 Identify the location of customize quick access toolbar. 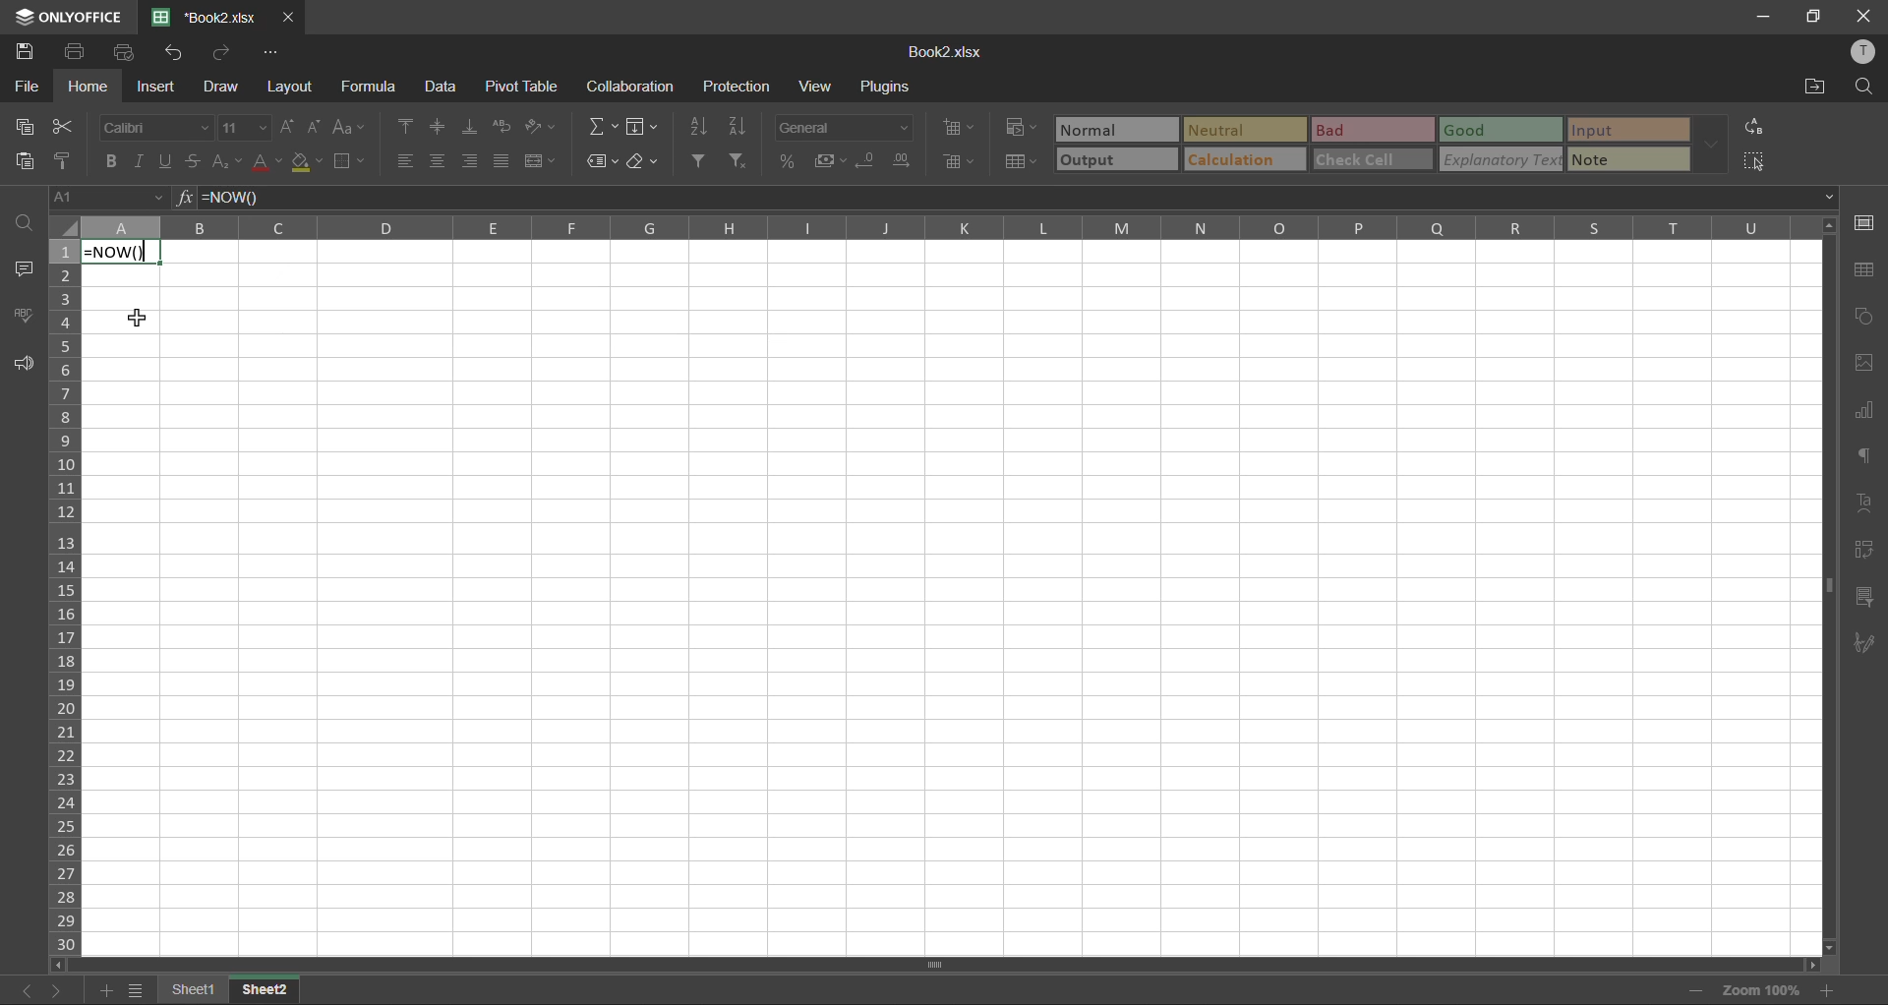
(271, 54).